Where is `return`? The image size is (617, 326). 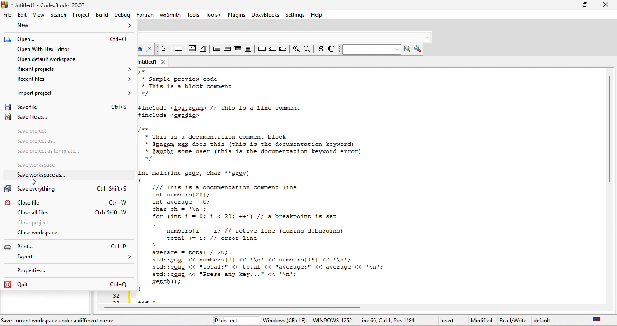 return is located at coordinates (282, 49).